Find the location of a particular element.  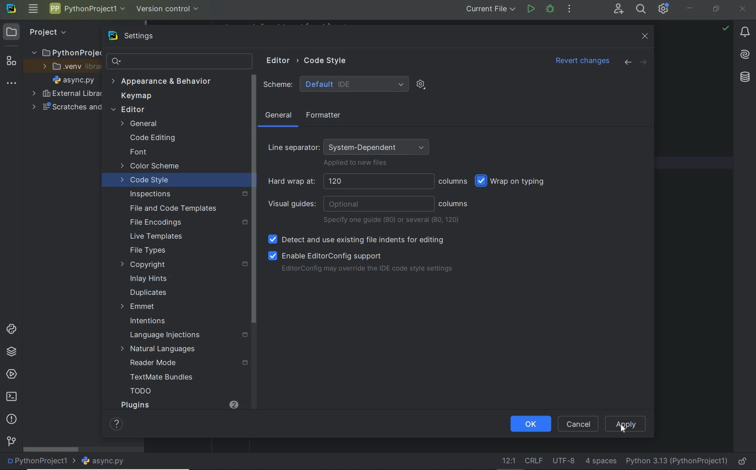

show scheme actions is located at coordinates (420, 84).